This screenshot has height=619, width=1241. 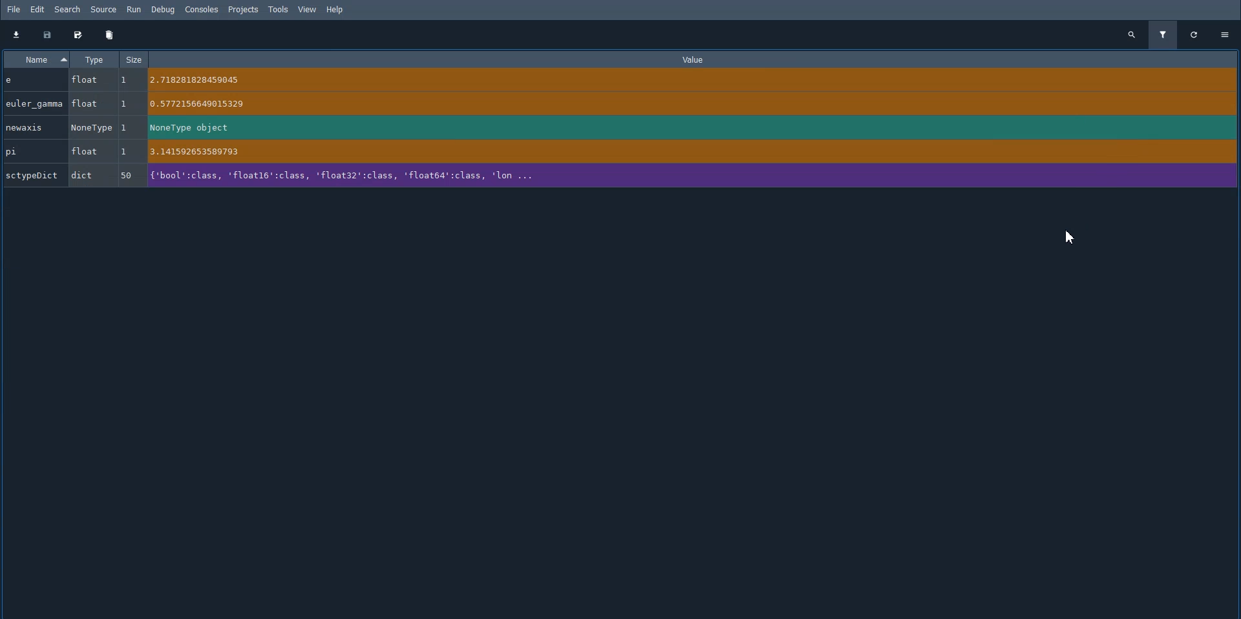 I want to click on float, so click(x=89, y=103).